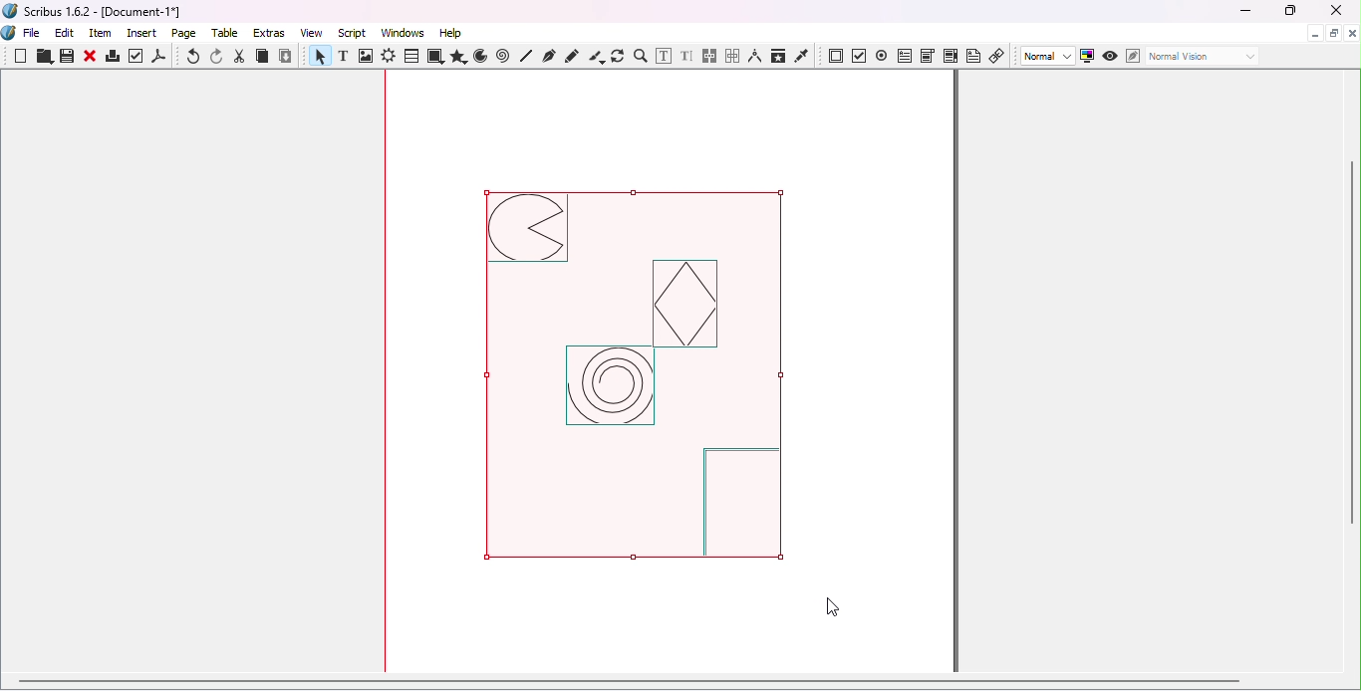  What do you see at coordinates (272, 33) in the screenshot?
I see `Extras` at bounding box center [272, 33].